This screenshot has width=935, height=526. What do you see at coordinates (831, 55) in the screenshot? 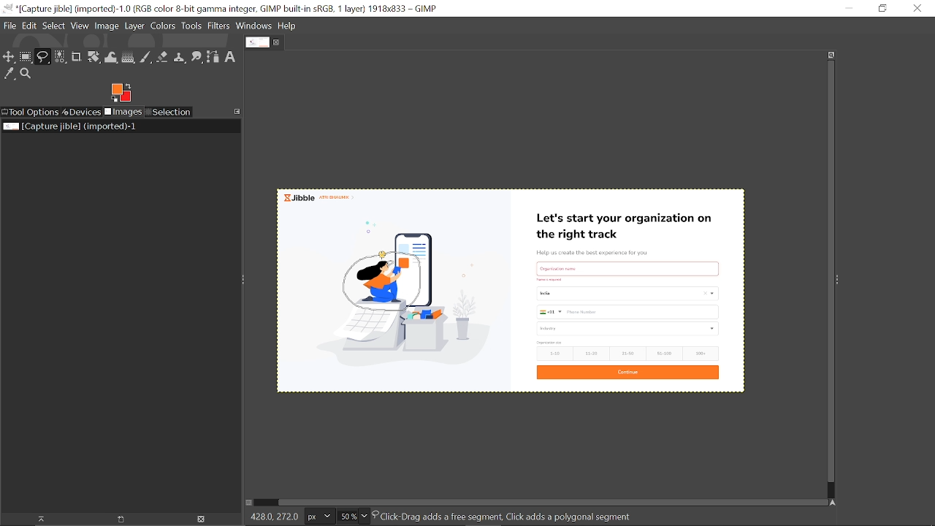
I see `Zoom when widow size changes` at bounding box center [831, 55].